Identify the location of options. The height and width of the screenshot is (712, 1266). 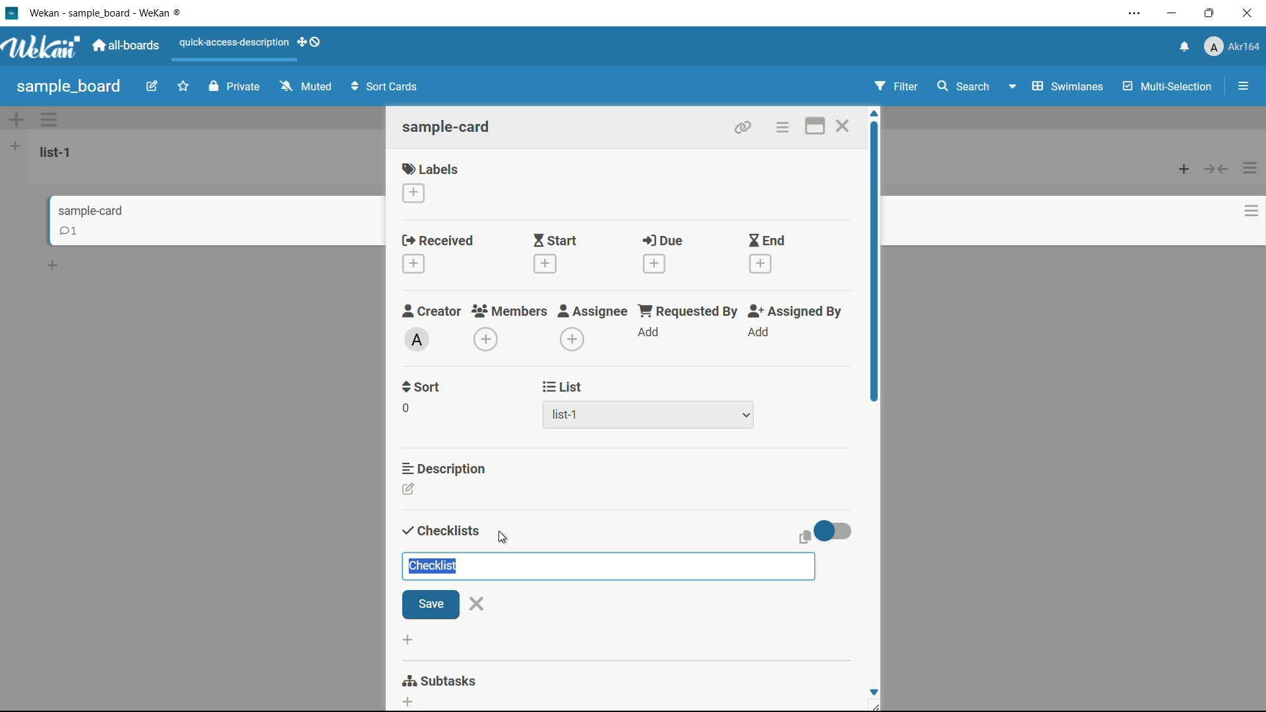
(49, 121).